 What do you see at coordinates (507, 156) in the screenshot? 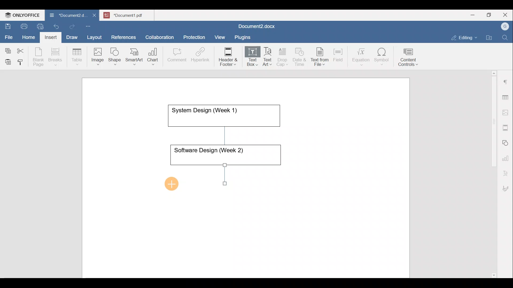
I see `Chart settings` at bounding box center [507, 156].